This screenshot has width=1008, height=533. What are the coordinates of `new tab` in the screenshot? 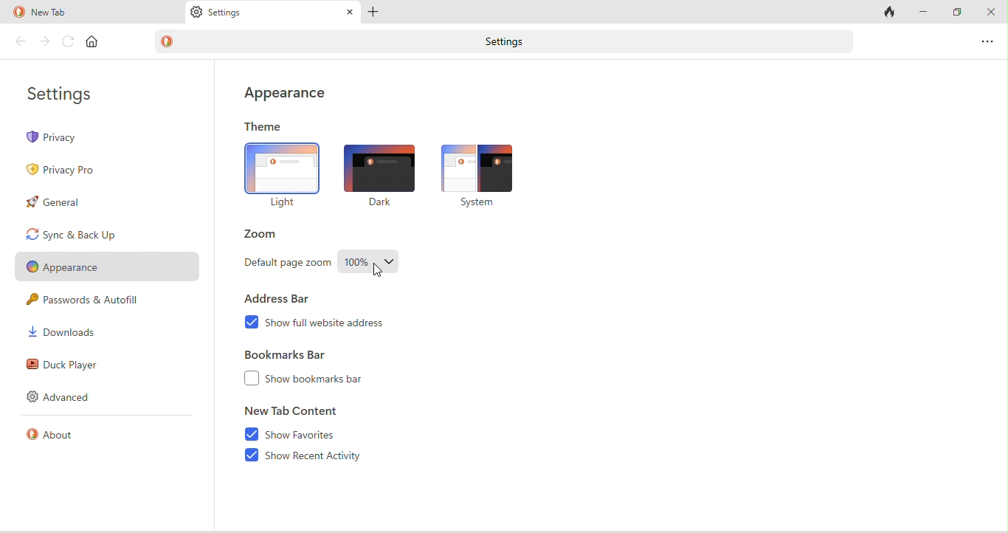 It's located at (72, 13).